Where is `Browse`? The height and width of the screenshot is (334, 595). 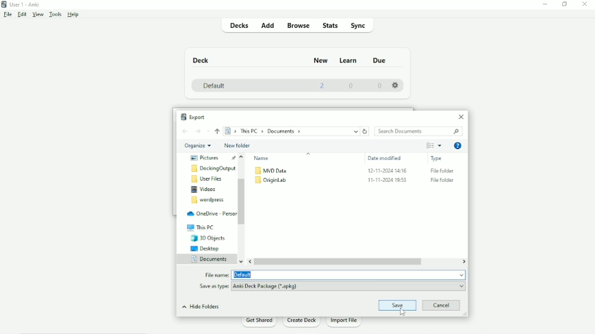 Browse is located at coordinates (296, 25).